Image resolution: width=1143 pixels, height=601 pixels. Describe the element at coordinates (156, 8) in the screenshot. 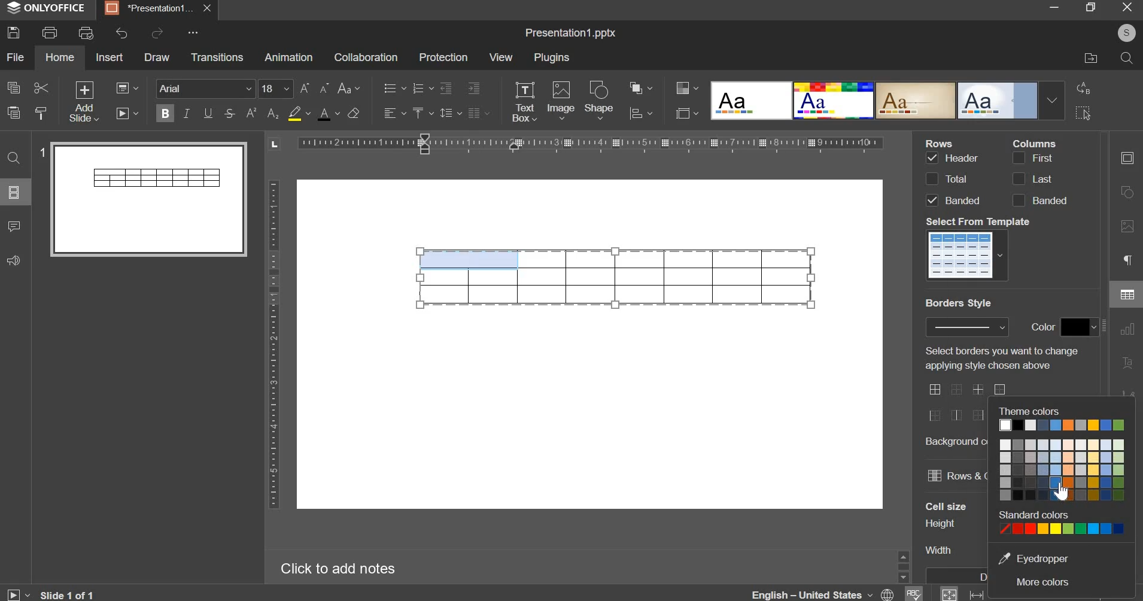

I see `Presentation tab` at that location.